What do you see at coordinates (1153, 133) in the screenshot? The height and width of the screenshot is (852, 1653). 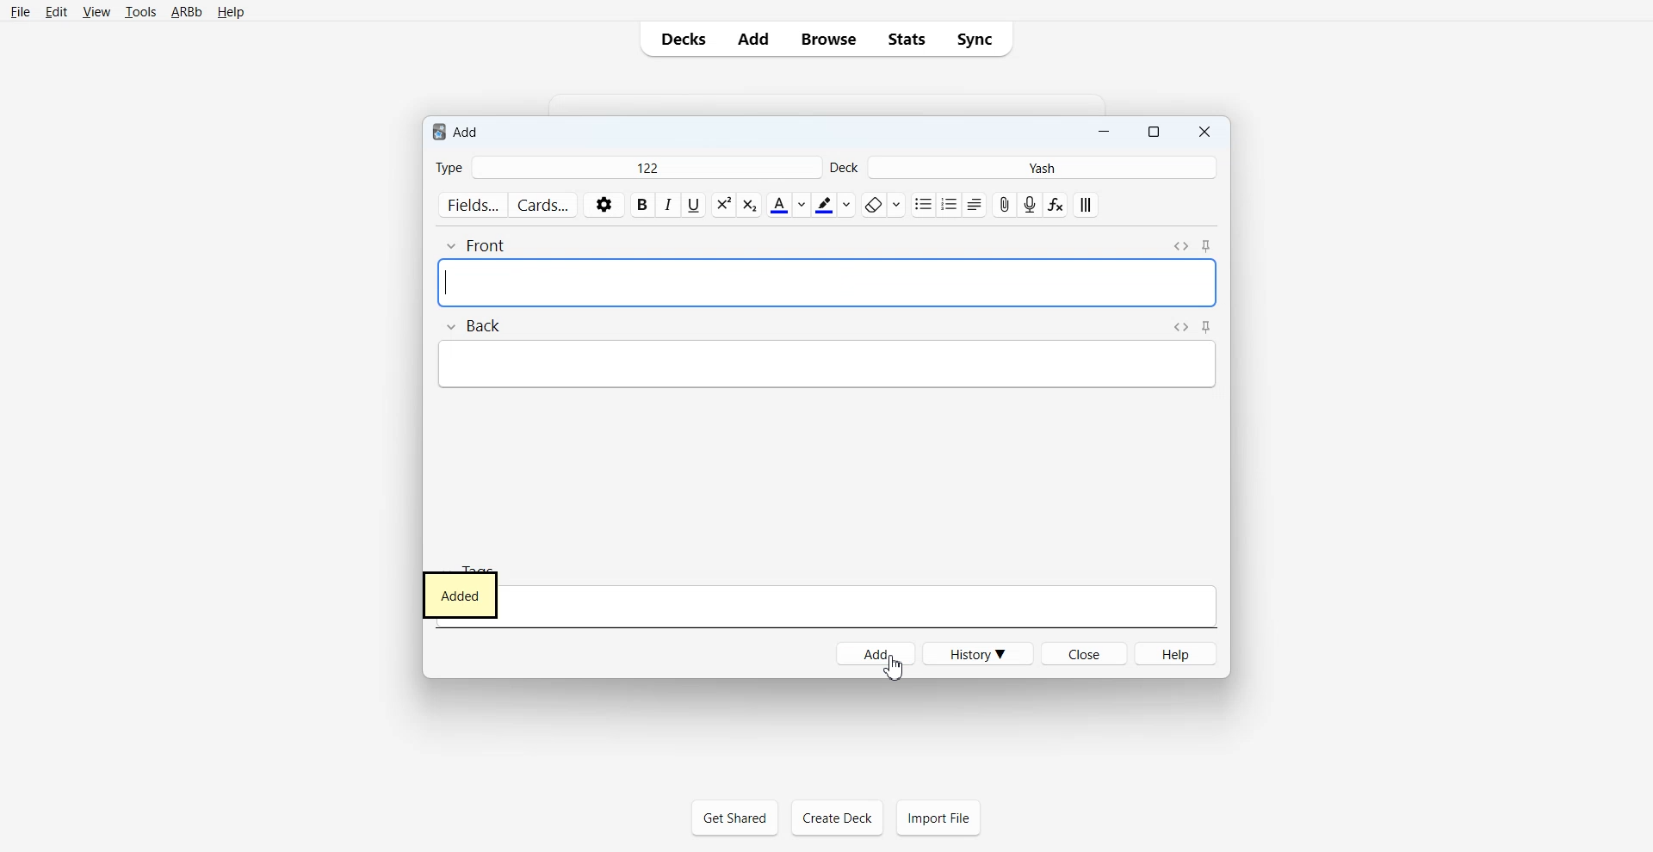 I see `Maximize` at bounding box center [1153, 133].